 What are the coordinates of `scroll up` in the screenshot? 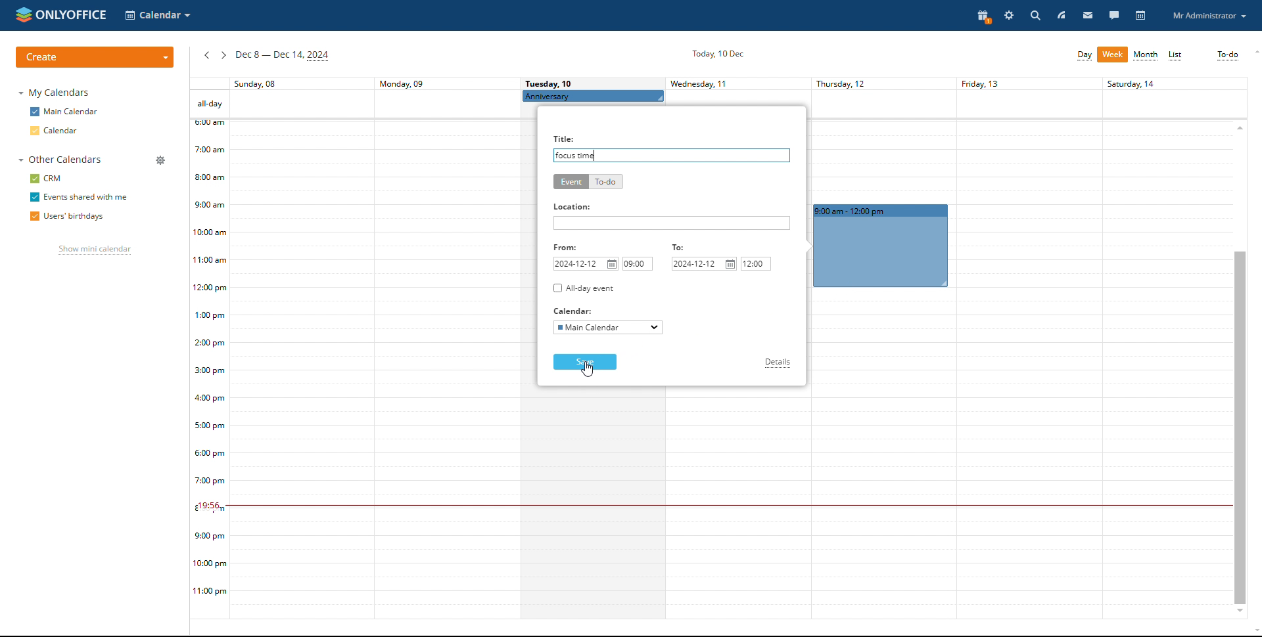 It's located at (1254, 52).